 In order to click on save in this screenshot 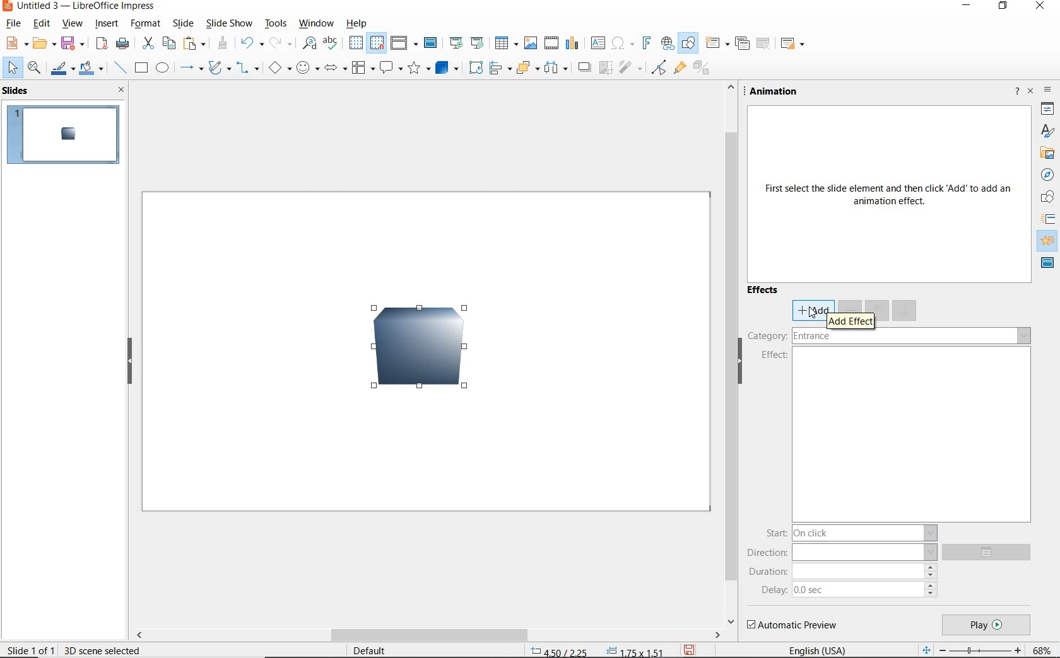, I will do `click(689, 649)`.